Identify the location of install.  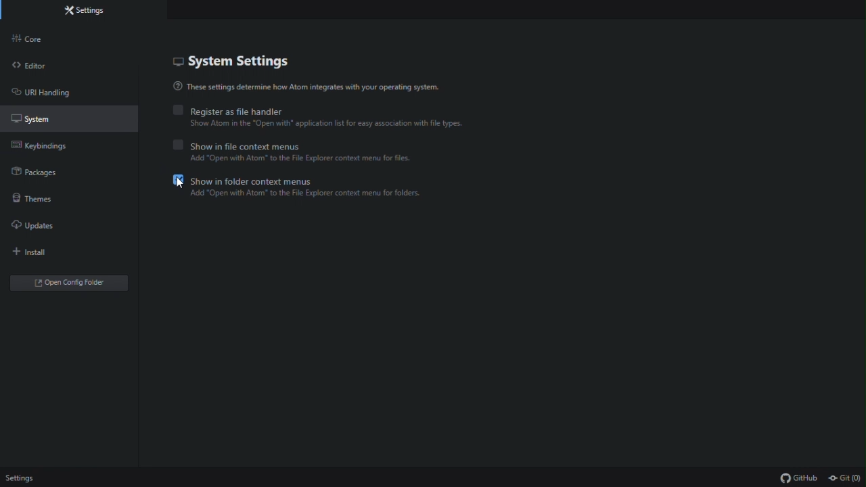
(58, 250).